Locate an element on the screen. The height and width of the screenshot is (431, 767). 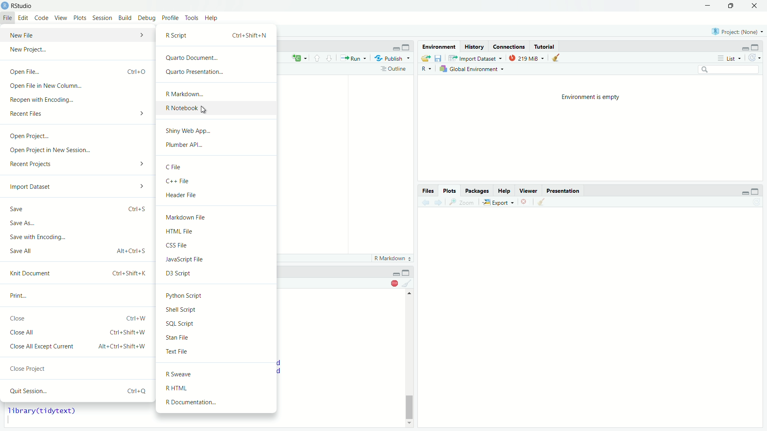
Run the current line is located at coordinates (354, 58).